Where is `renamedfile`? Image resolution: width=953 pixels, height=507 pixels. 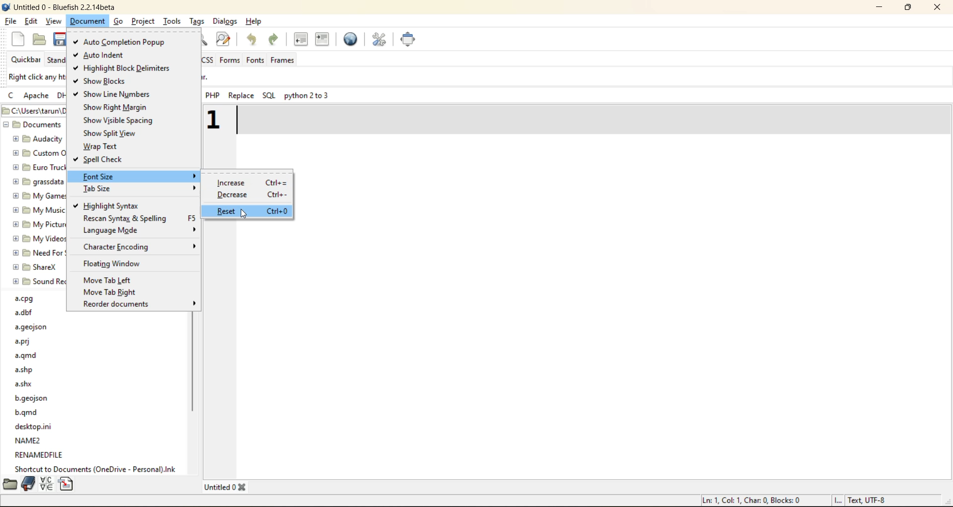 renamedfile is located at coordinates (40, 454).